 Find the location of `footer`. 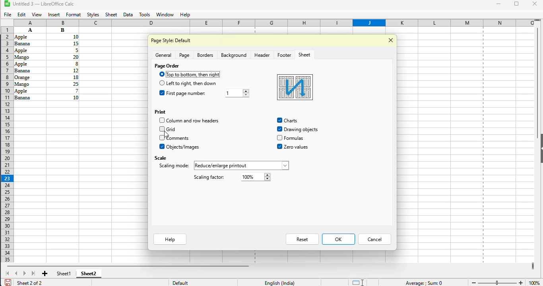

footer is located at coordinates (284, 55).